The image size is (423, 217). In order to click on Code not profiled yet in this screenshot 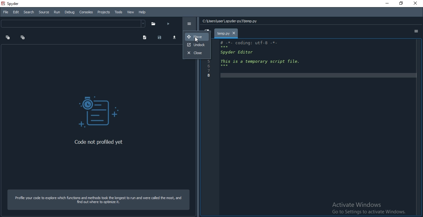, I will do `click(99, 143)`.